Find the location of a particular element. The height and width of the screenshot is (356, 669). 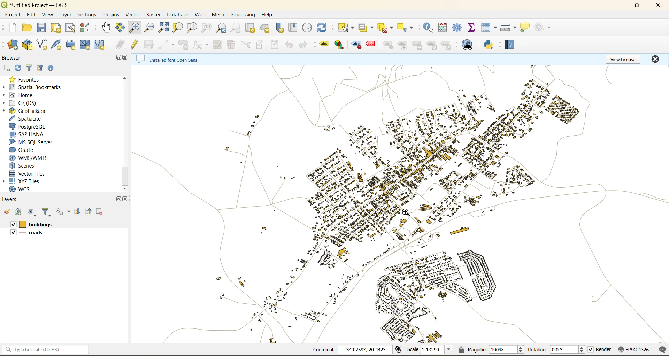

deselect value is located at coordinates (386, 28).